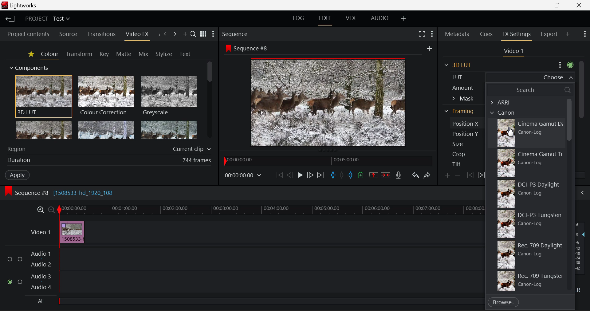 The width and height of the screenshot is (590, 311). What do you see at coordinates (272, 258) in the screenshot?
I see `Audio Track` at bounding box center [272, 258].